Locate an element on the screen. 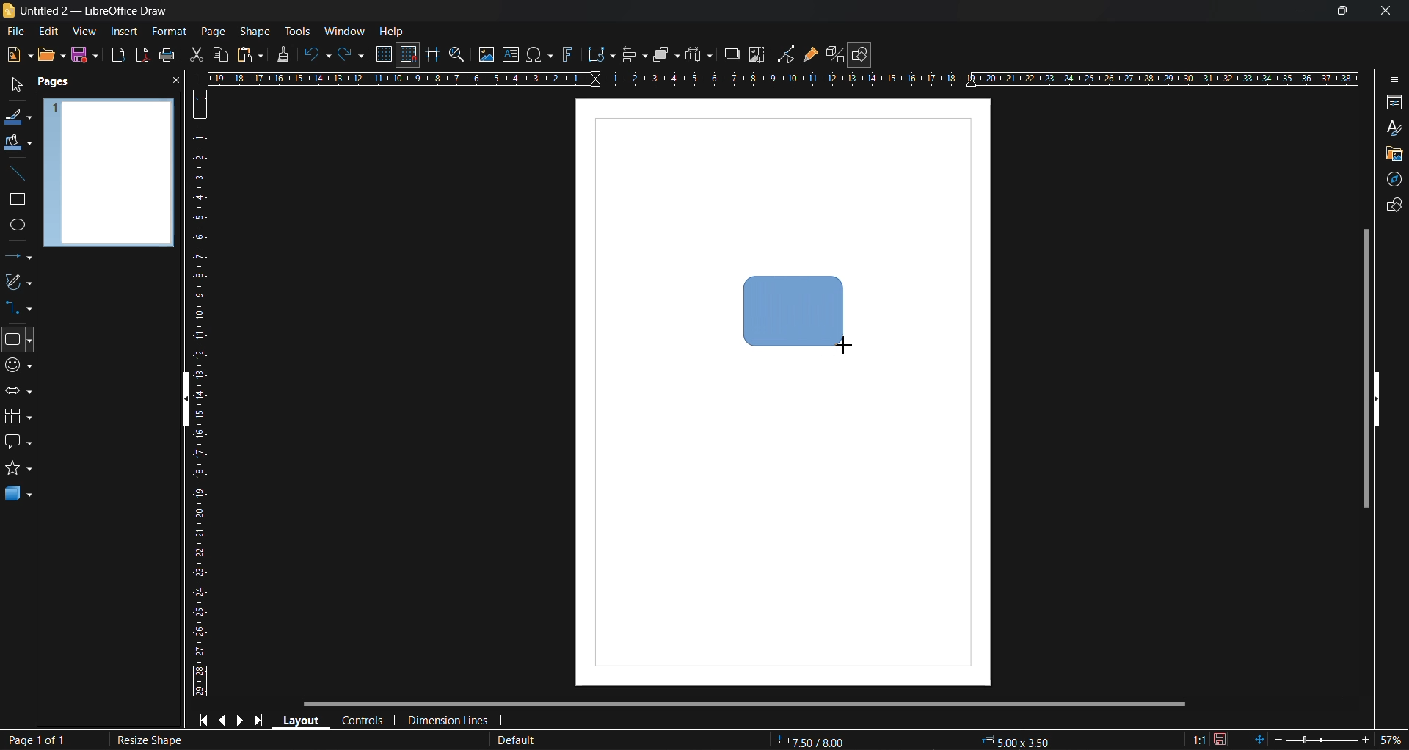  navigator is located at coordinates (1391, 181).